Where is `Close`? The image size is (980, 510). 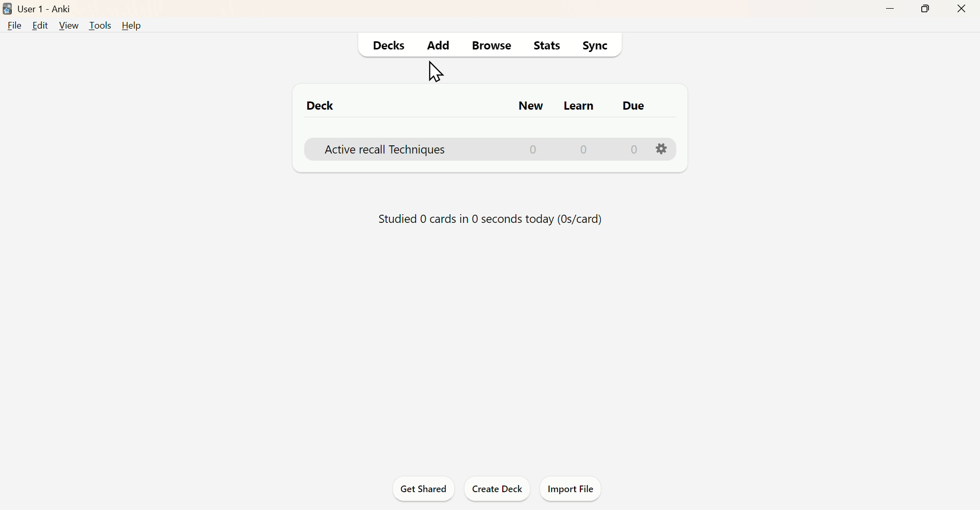
Close is located at coordinates (961, 9).